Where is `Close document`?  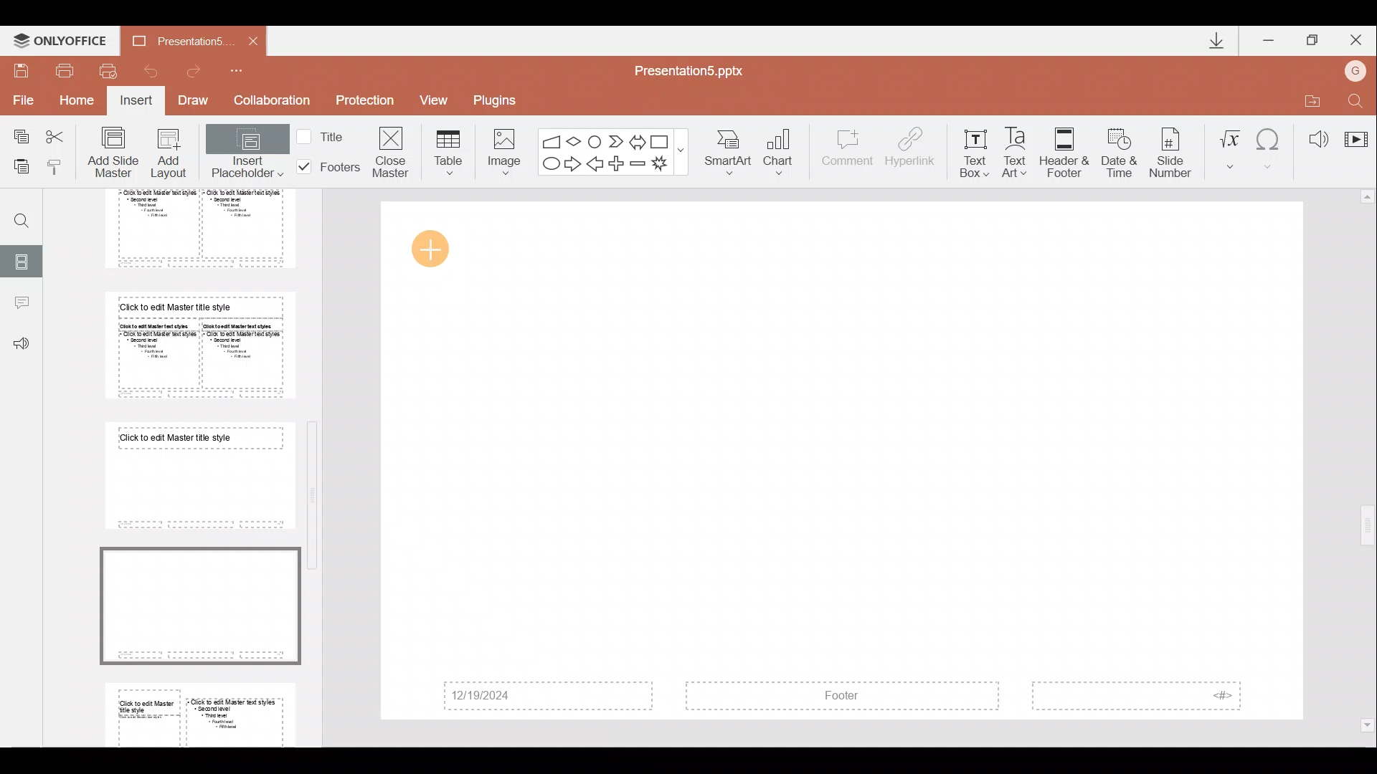
Close document is located at coordinates (249, 40).